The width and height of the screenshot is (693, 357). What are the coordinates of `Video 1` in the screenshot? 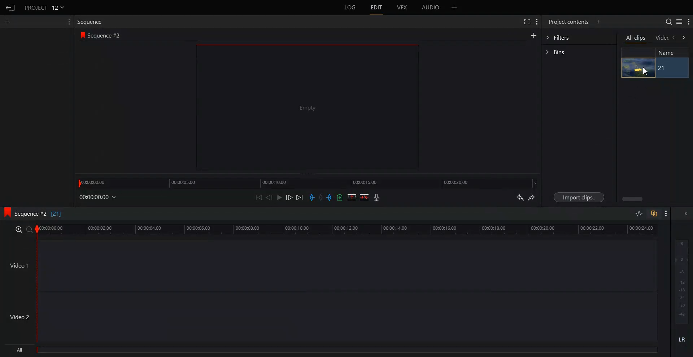 It's located at (347, 265).